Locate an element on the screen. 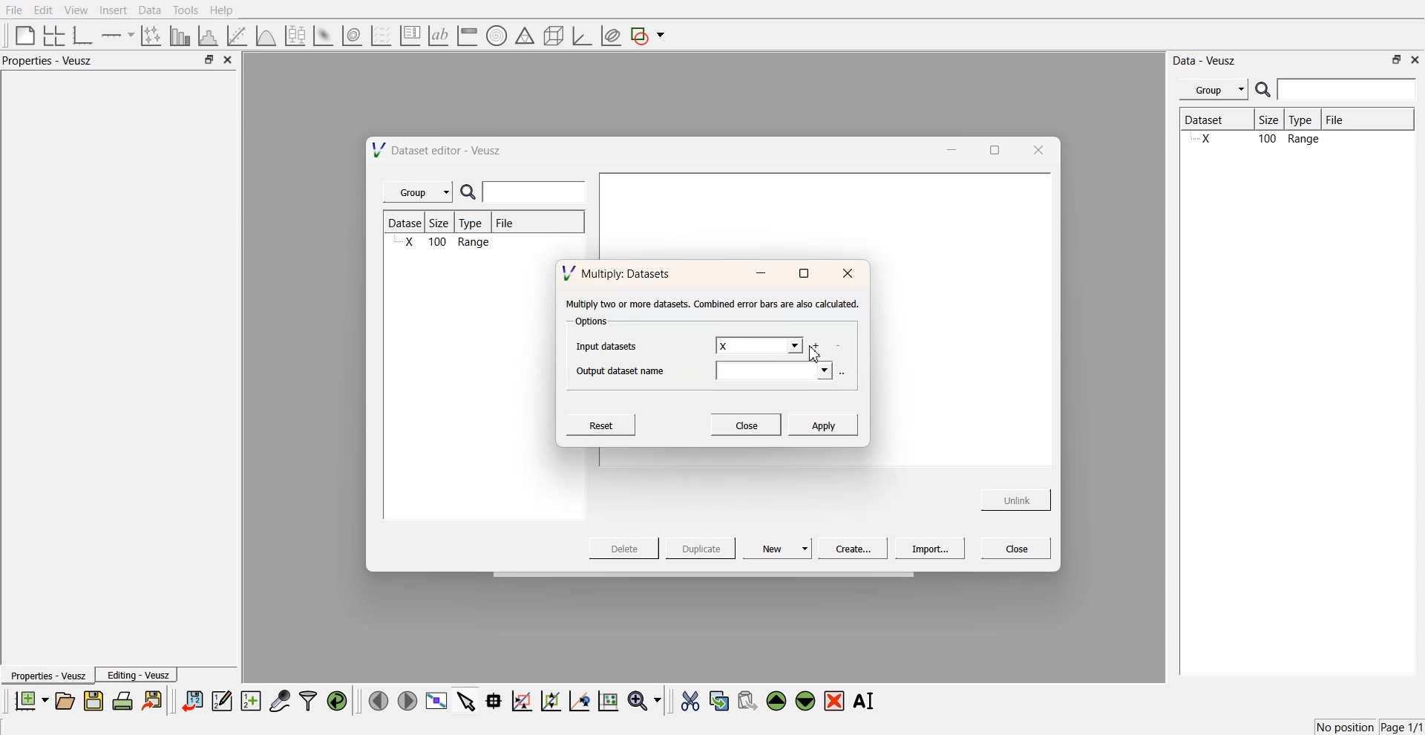 Image resolution: width=1425 pixels, height=735 pixels. minimise or maximise is located at coordinates (209, 60).